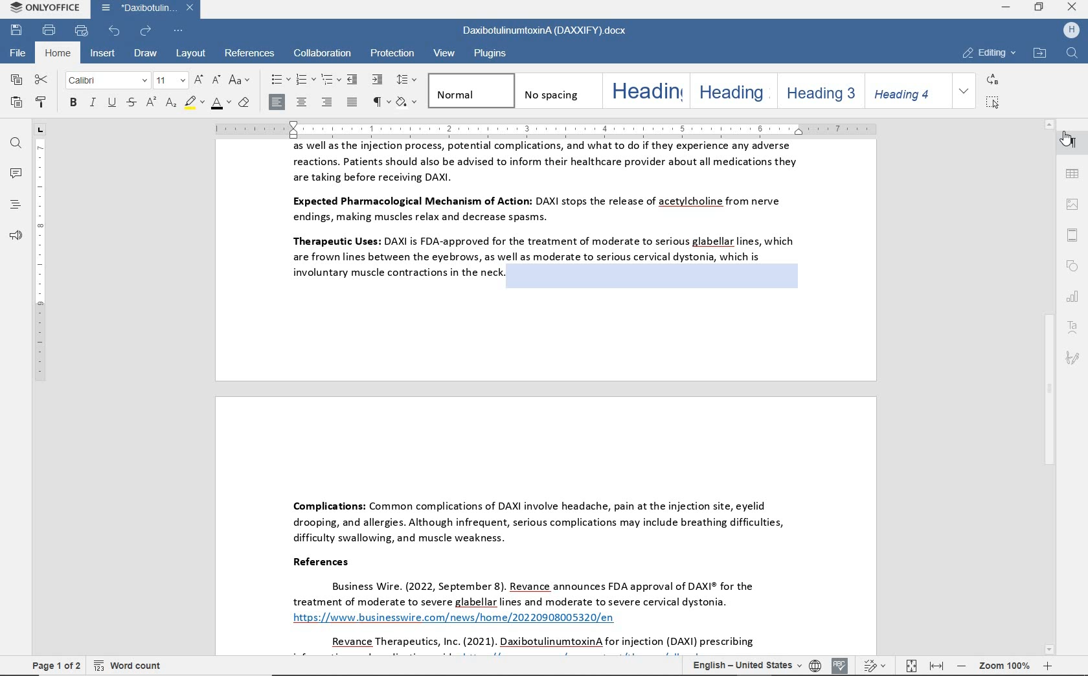  I want to click on fit to page, so click(909, 666).